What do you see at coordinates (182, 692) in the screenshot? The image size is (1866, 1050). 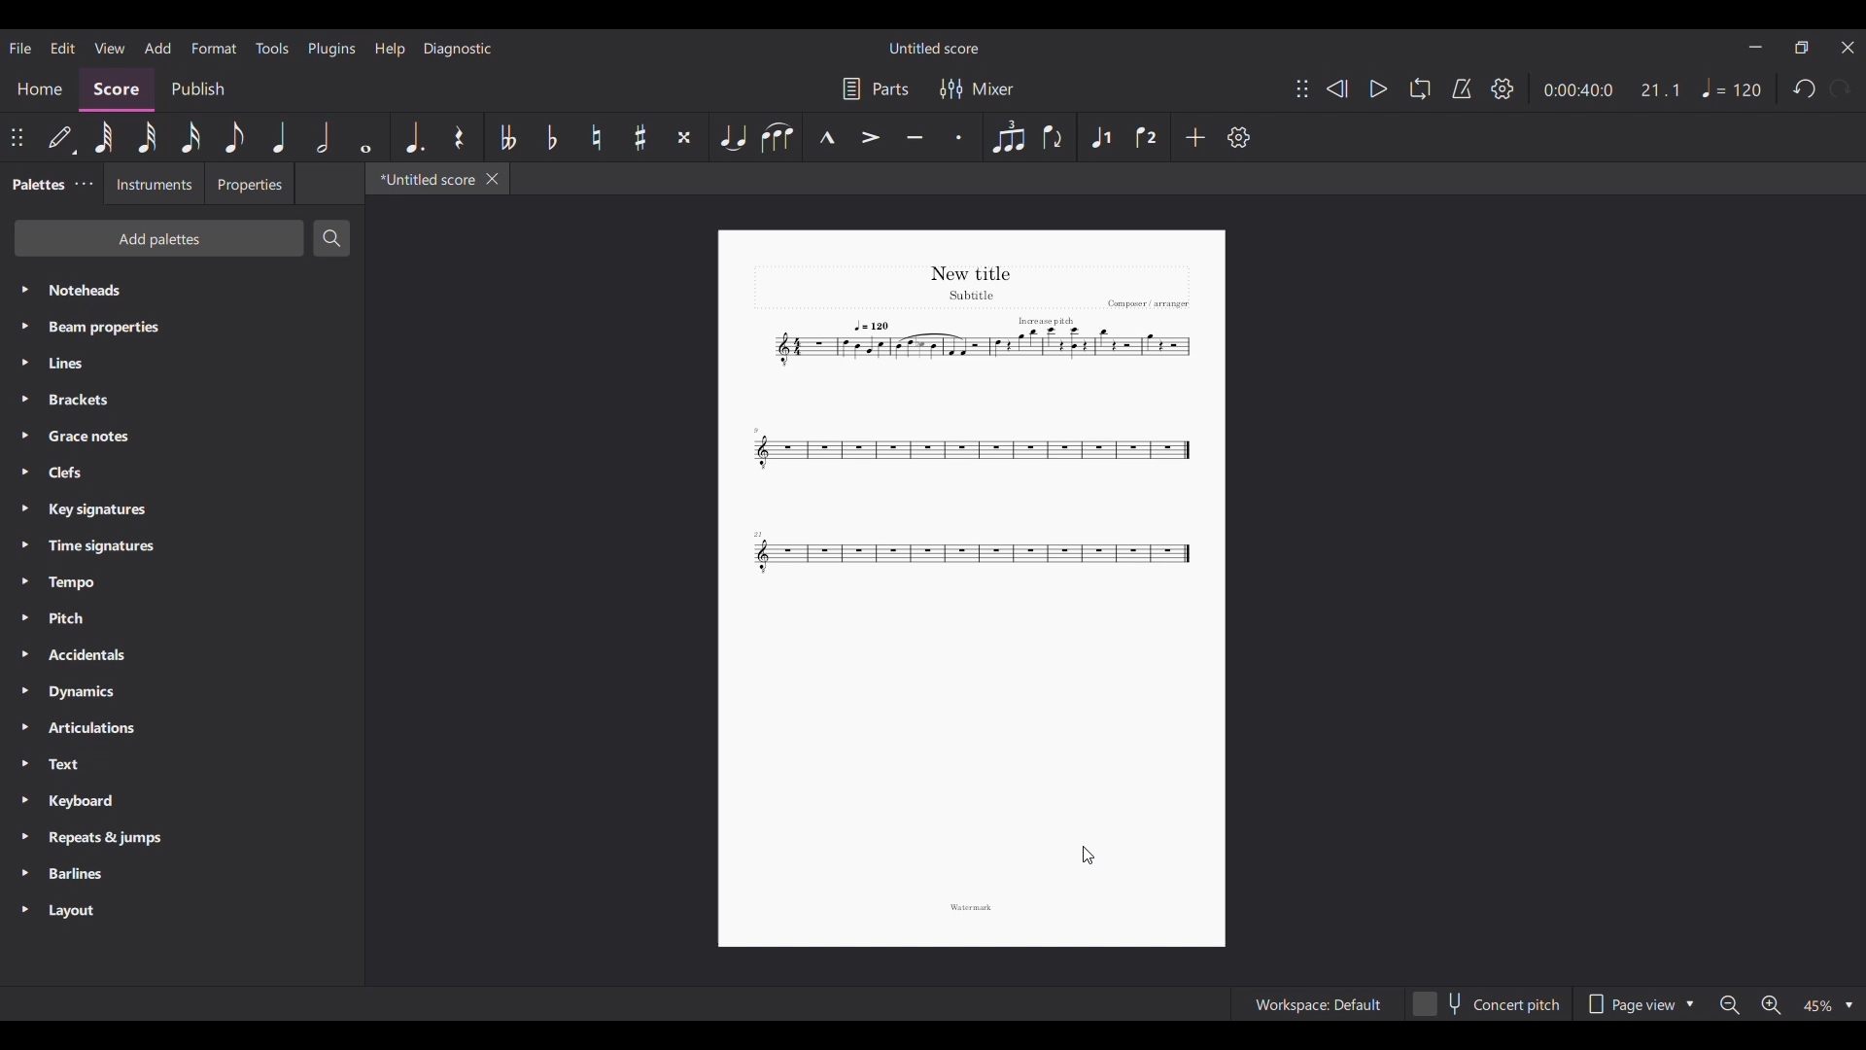 I see `Dynamics` at bounding box center [182, 692].